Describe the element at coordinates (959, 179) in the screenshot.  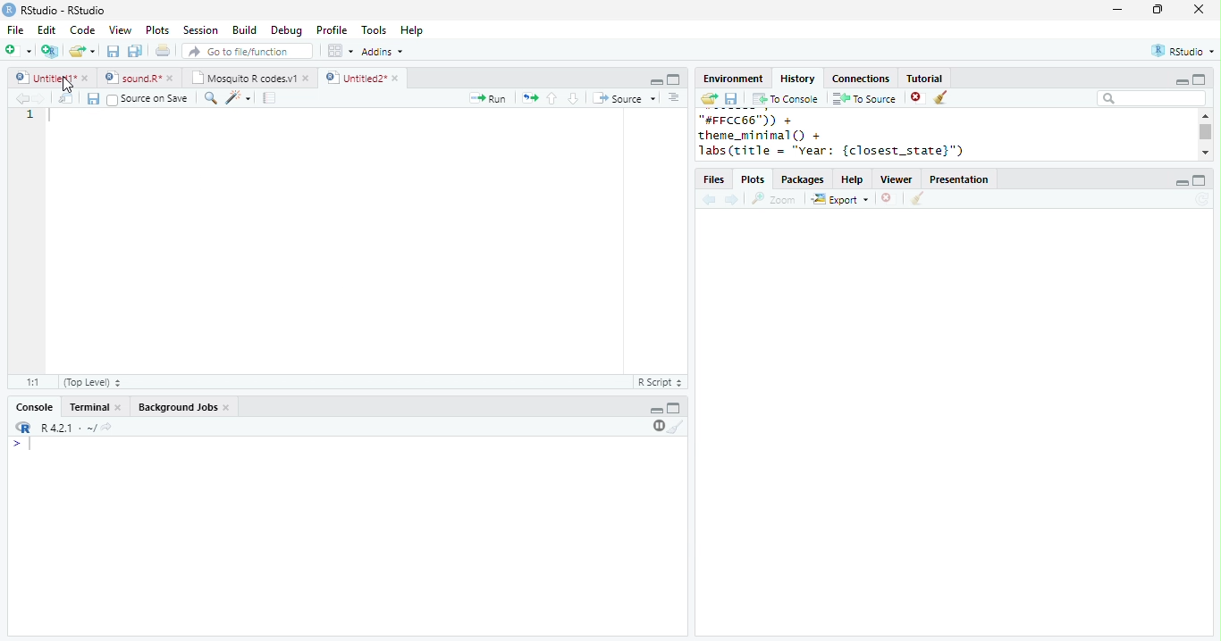
I see `Presentation` at that location.